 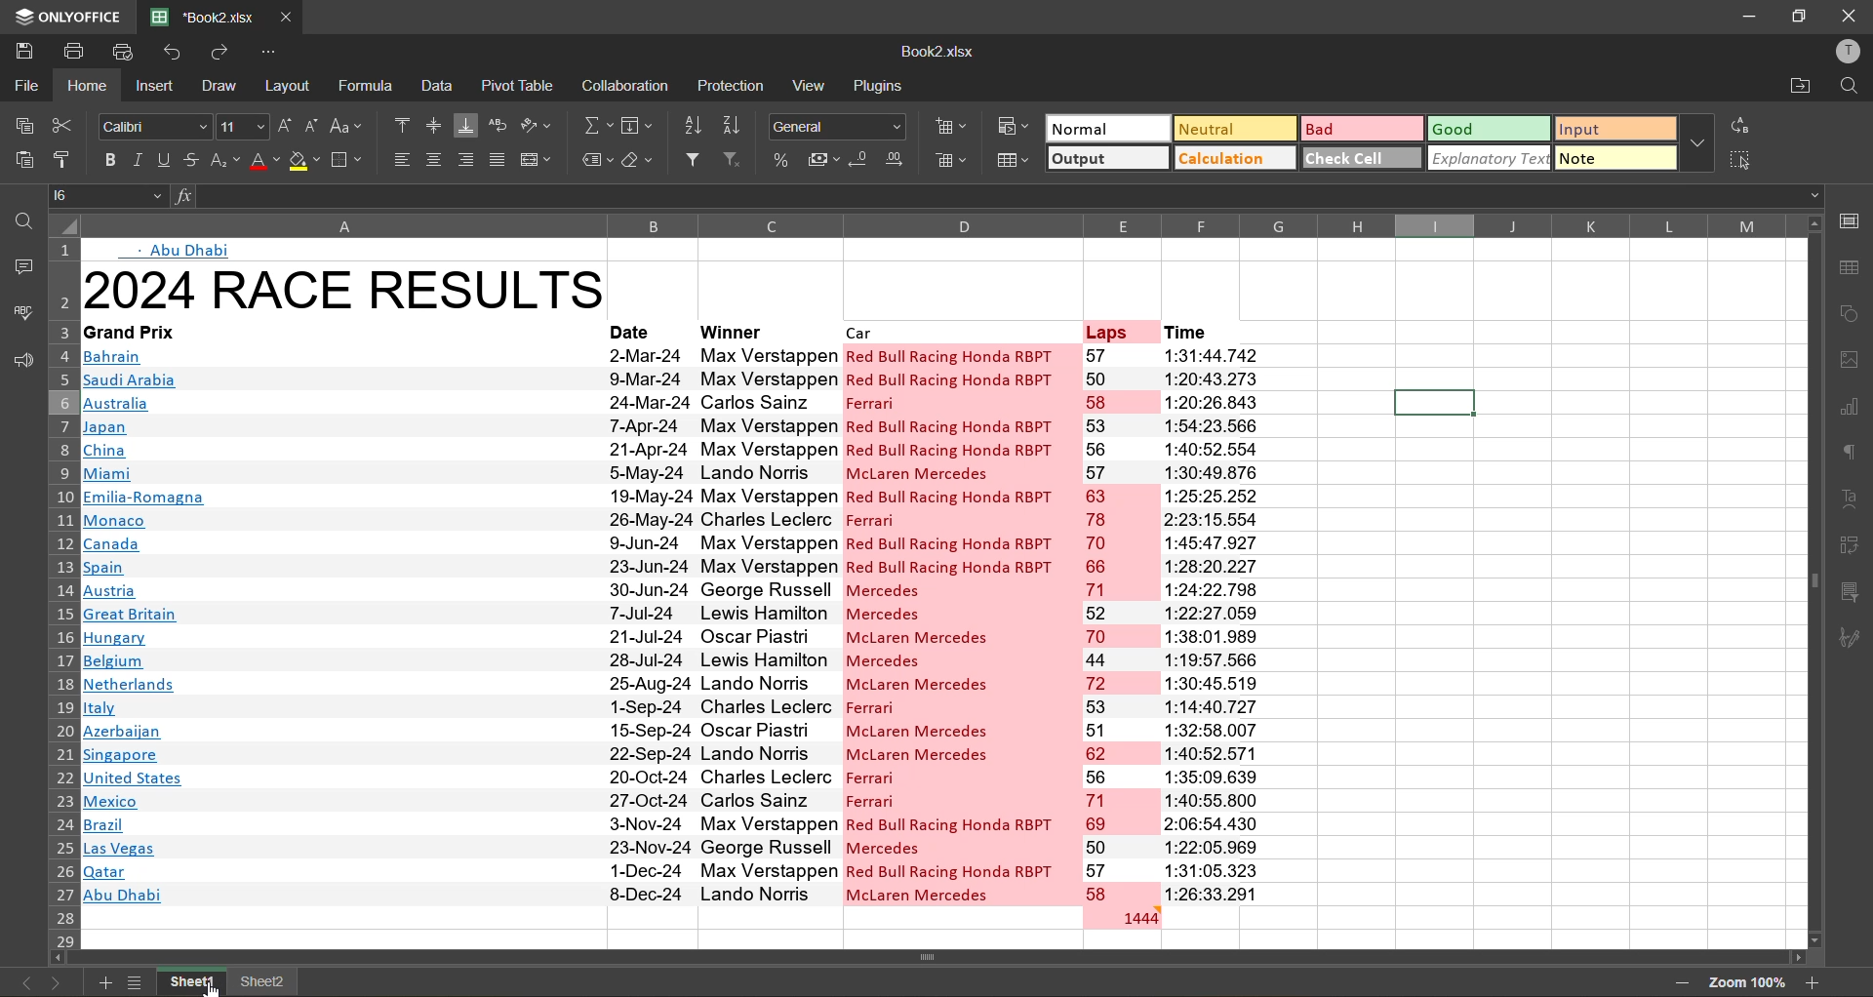 What do you see at coordinates (1846, 88) in the screenshot?
I see `find` at bounding box center [1846, 88].